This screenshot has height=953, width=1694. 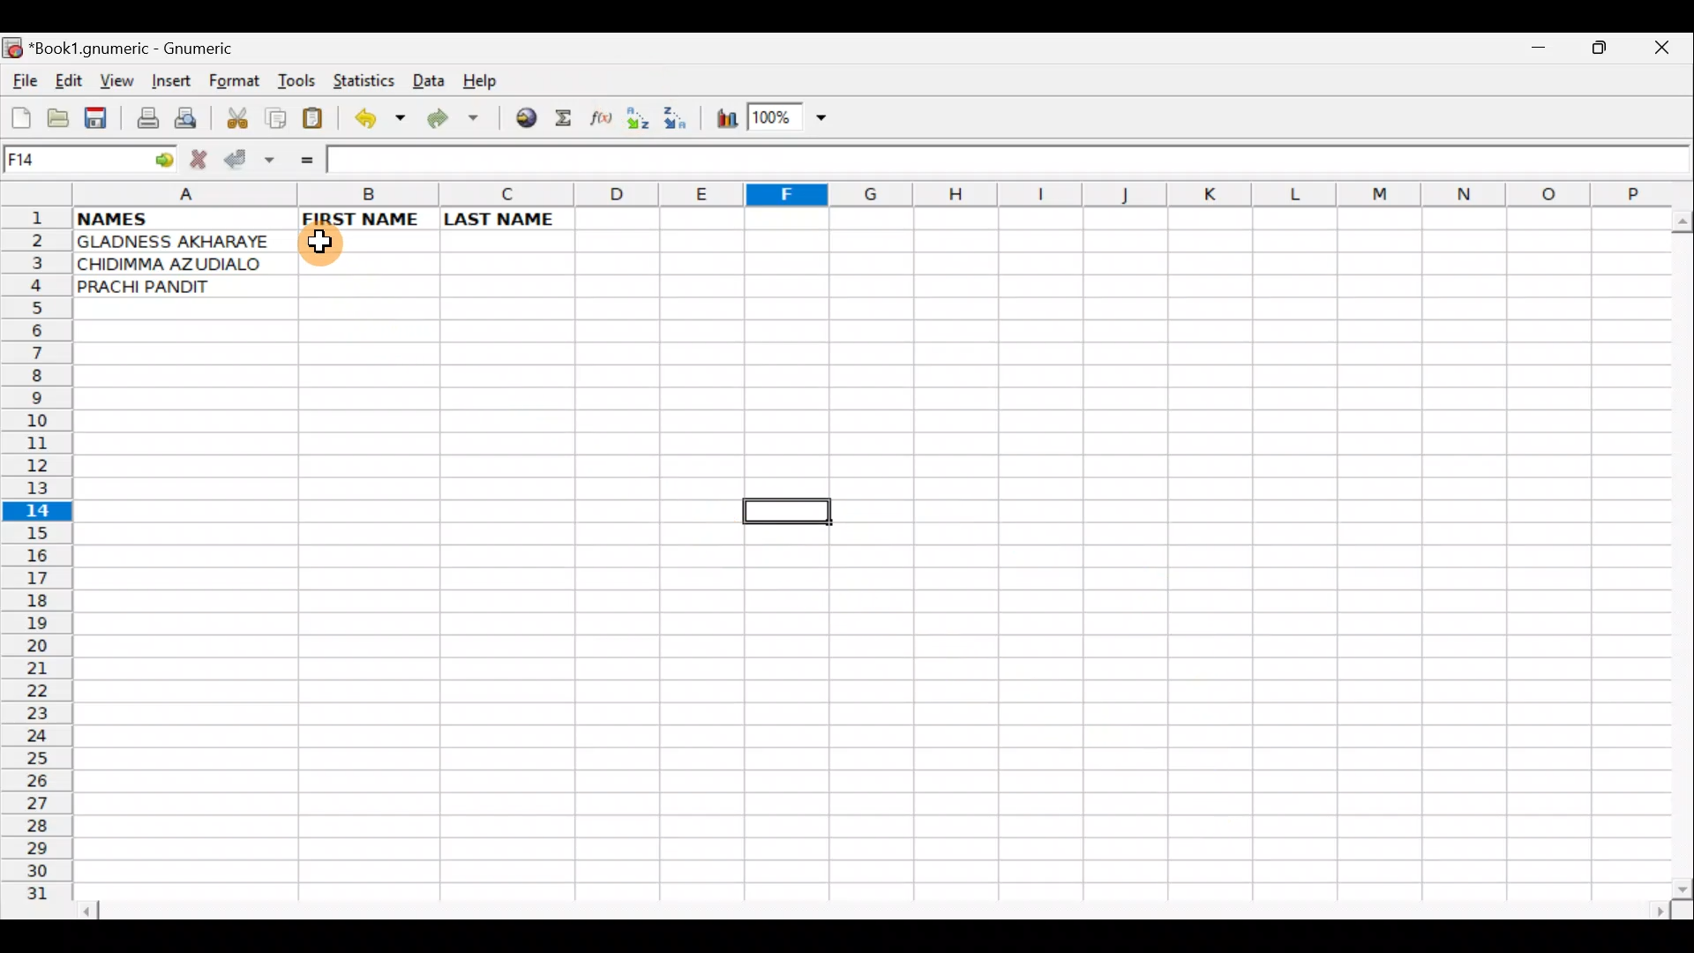 What do you see at coordinates (369, 219) in the screenshot?
I see `FIRST NAME` at bounding box center [369, 219].